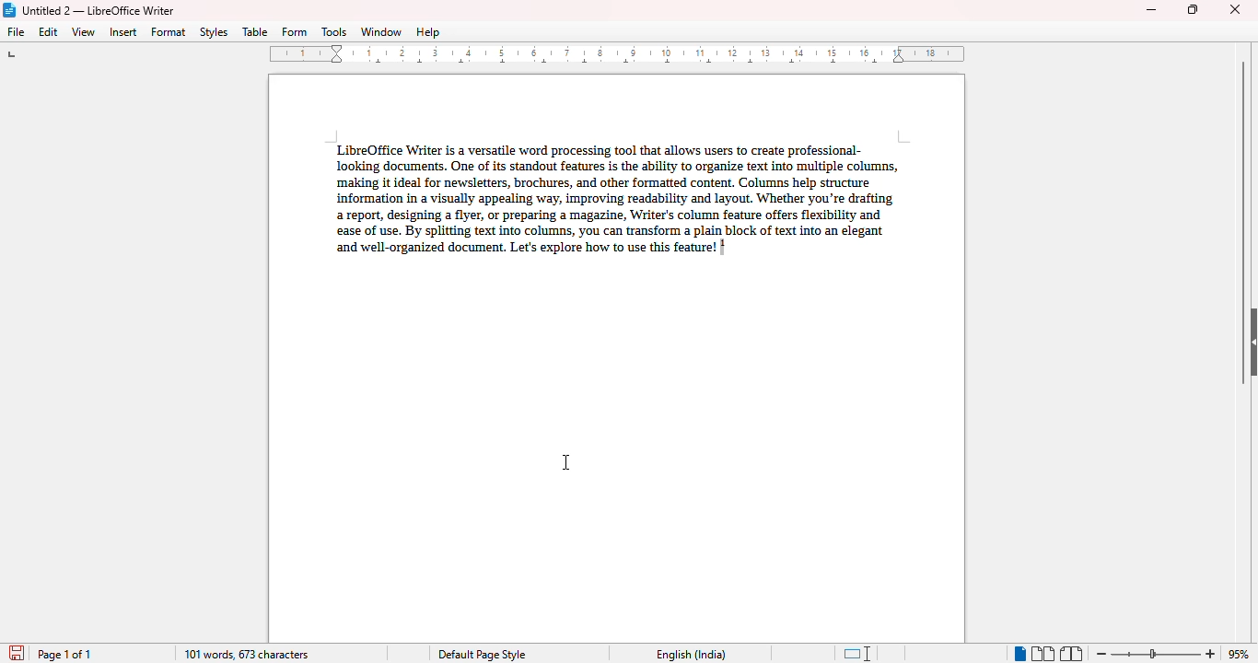 The height and width of the screenshot is (663, 1258). Describe the element at coordinates (10, 10) in the screenshot. I see `LibreOffice logo` at that location.